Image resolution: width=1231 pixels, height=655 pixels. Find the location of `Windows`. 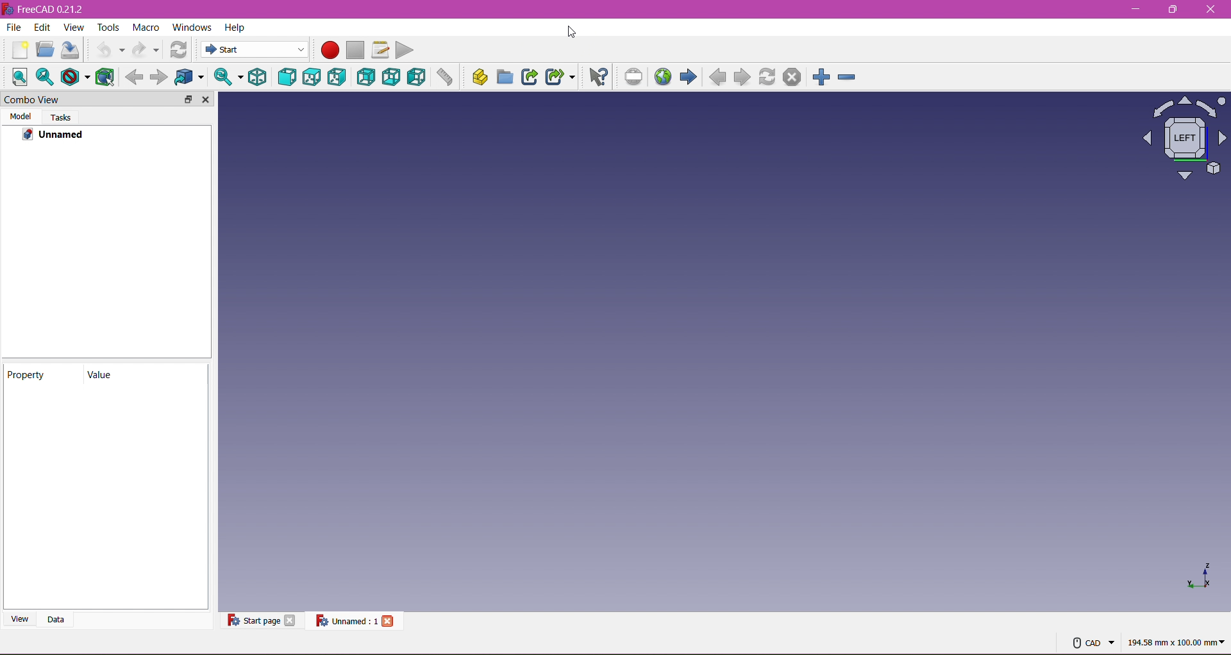

Windows is located at coordinates (192, 27).